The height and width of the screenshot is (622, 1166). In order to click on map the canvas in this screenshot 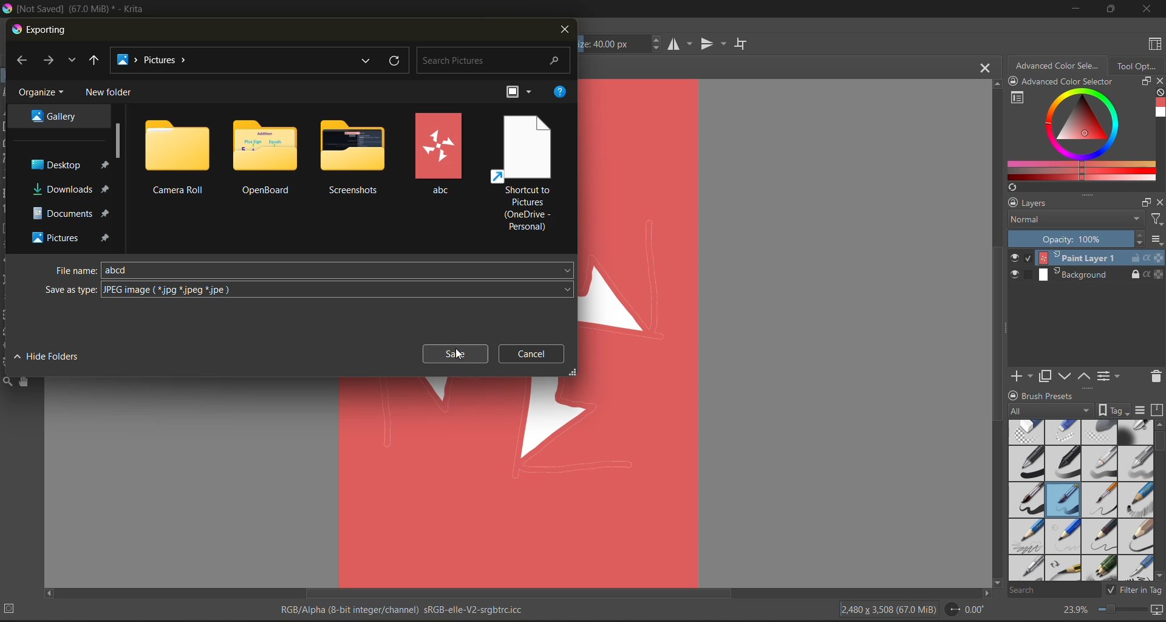, I will do `click(1156, 611)`.